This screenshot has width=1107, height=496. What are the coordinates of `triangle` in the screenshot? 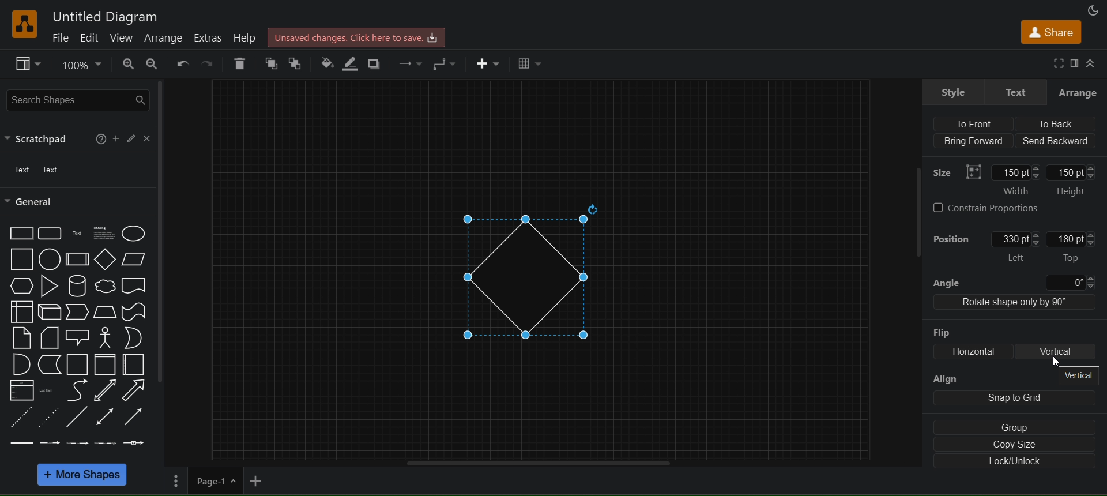 It's located at (48, 284).